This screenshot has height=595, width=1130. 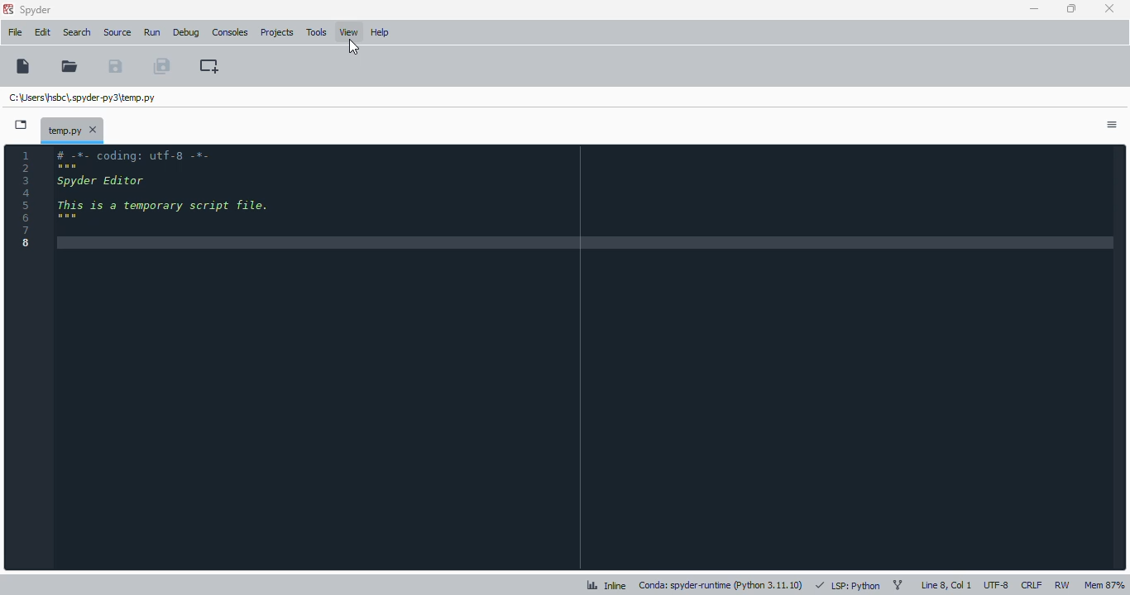 I want to click on consoles, so click(x=230, y=33).